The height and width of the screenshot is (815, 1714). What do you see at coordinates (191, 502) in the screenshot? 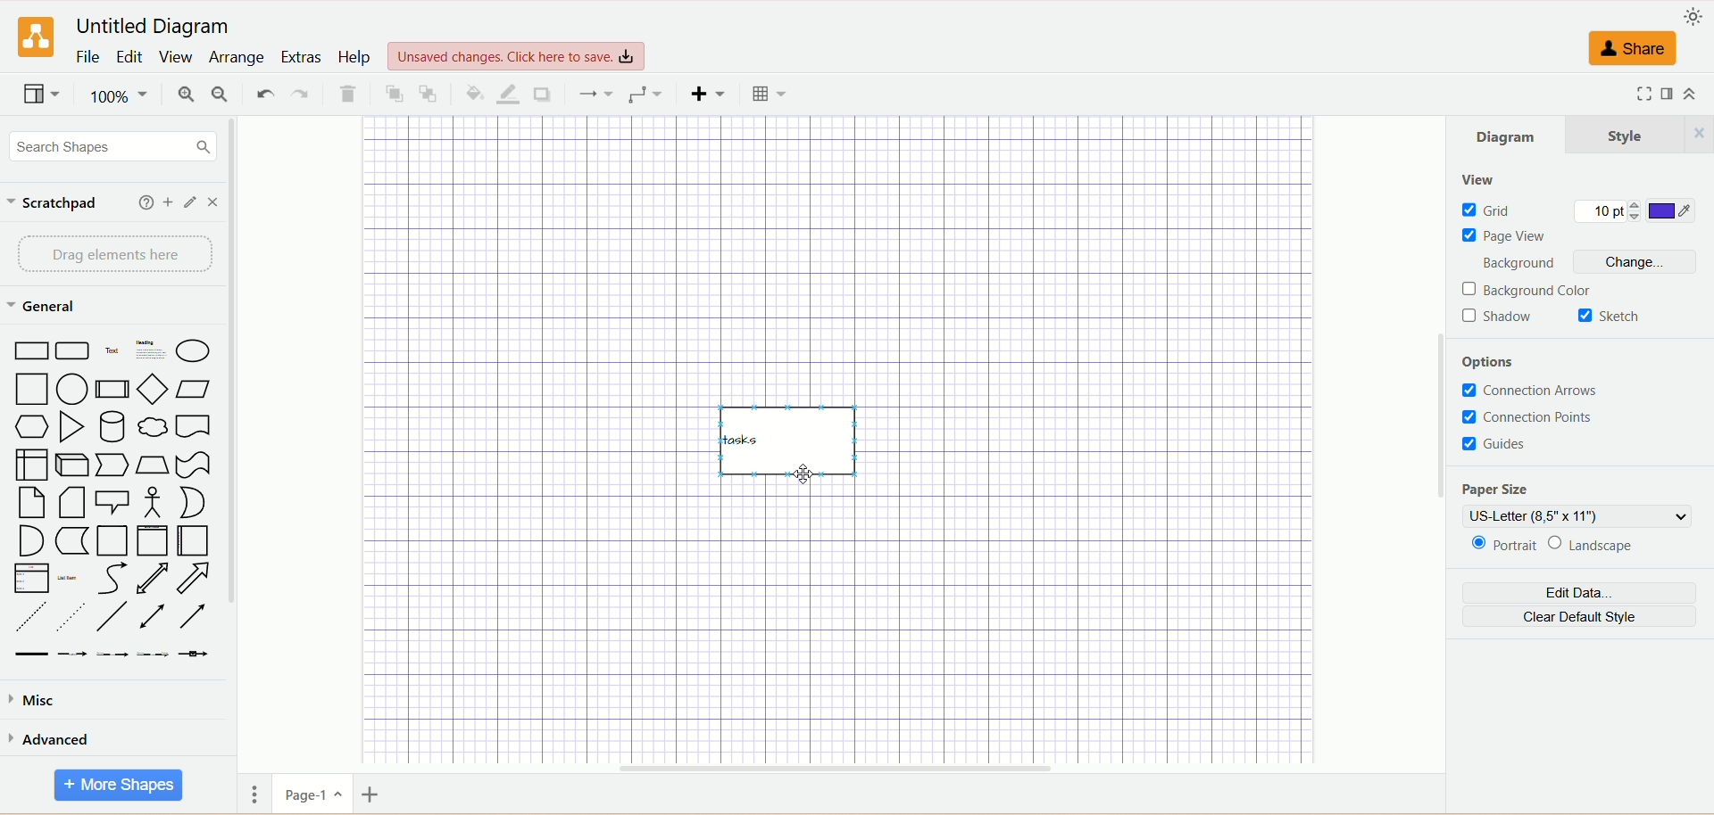
I see `Concave Crescent` at bounding box center [191, 502].